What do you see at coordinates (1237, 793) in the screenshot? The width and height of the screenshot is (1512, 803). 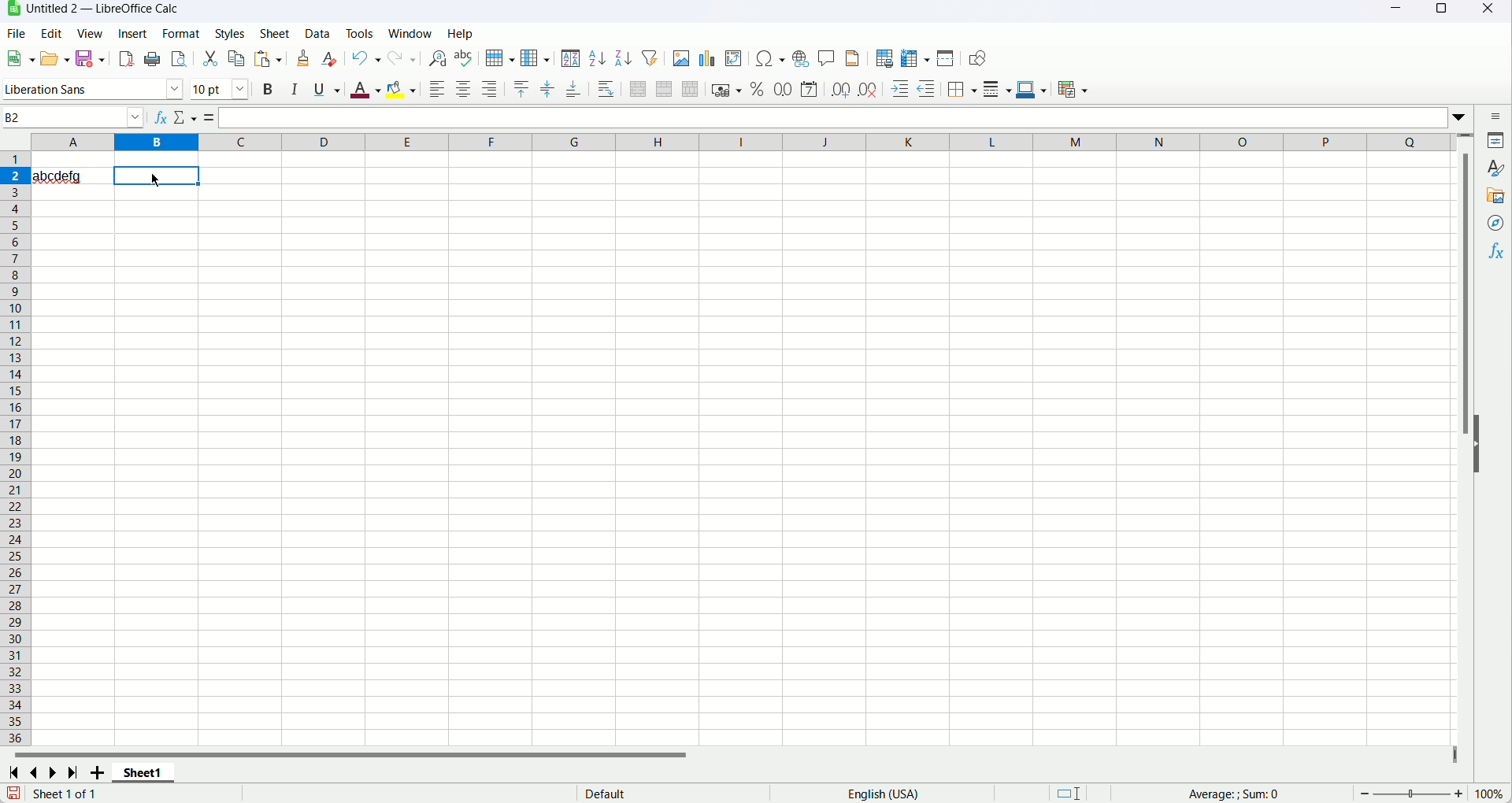 I see `average:; sum:0` at bounding box center [1237, 793].